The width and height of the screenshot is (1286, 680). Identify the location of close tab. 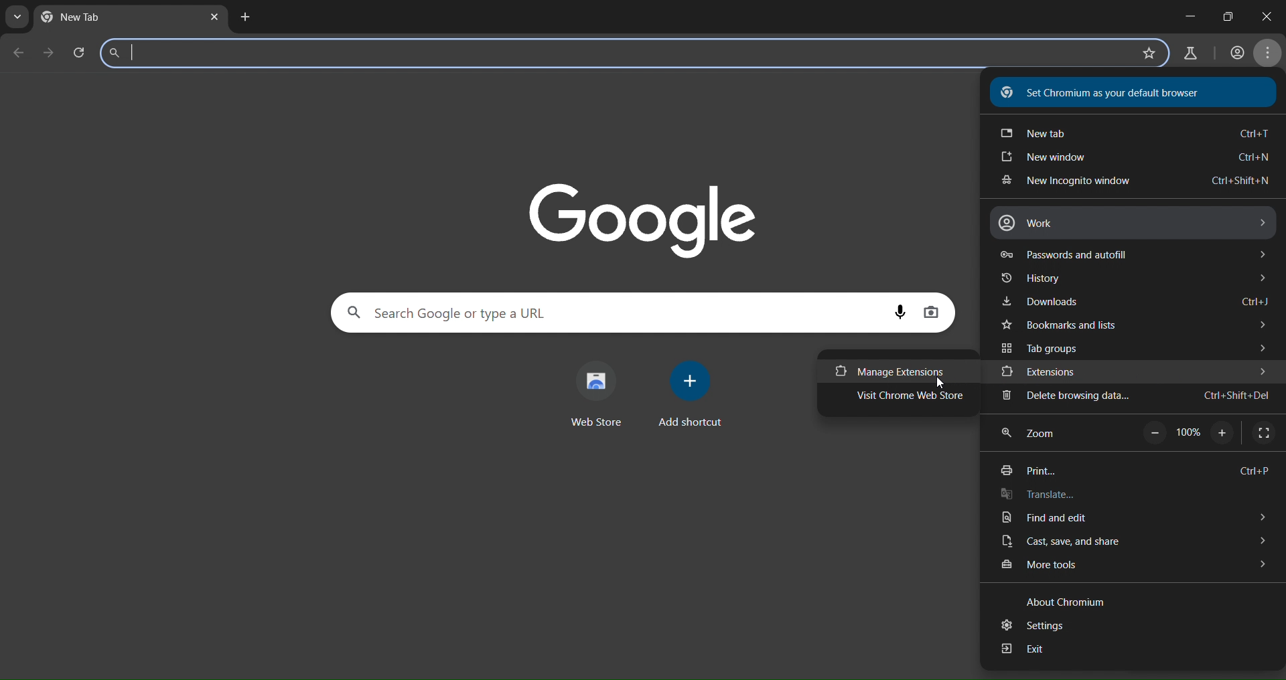
(214, 17).